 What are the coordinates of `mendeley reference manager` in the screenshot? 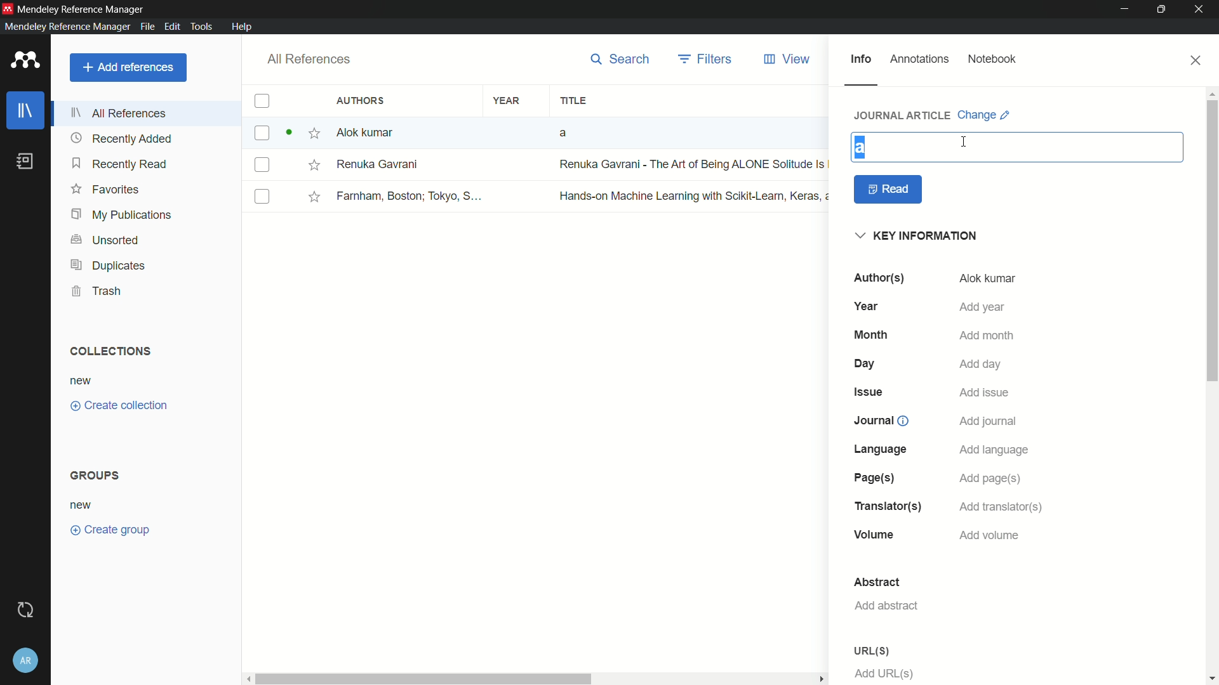 It's located at (67, 26).